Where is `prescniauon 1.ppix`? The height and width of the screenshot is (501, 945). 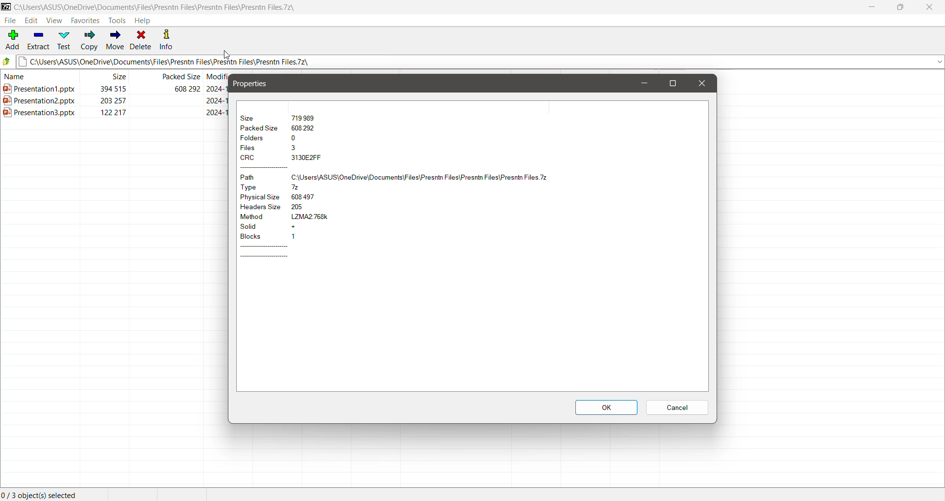 prescniauon 1.ppix is located at coordinates (42, 90).